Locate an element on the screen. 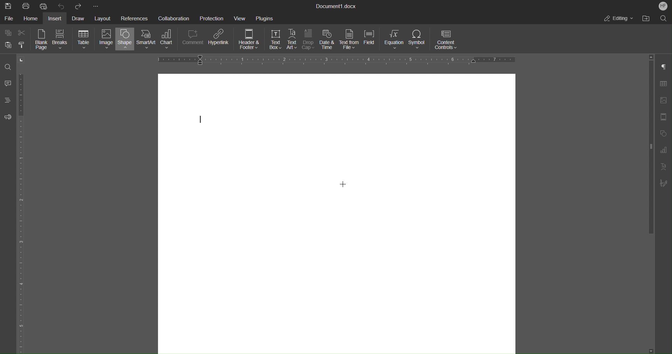  Table is located at coordinates (83, 40).